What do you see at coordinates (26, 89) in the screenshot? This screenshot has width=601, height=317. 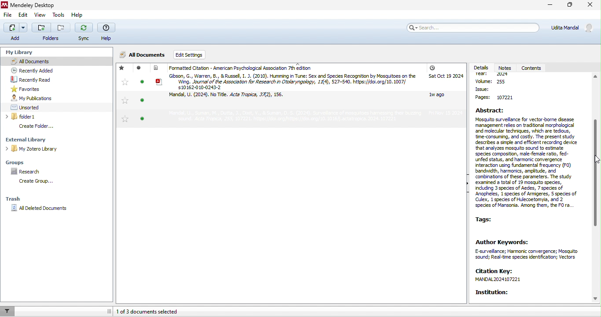 I see `favorites` at bounding box center [26, 89].